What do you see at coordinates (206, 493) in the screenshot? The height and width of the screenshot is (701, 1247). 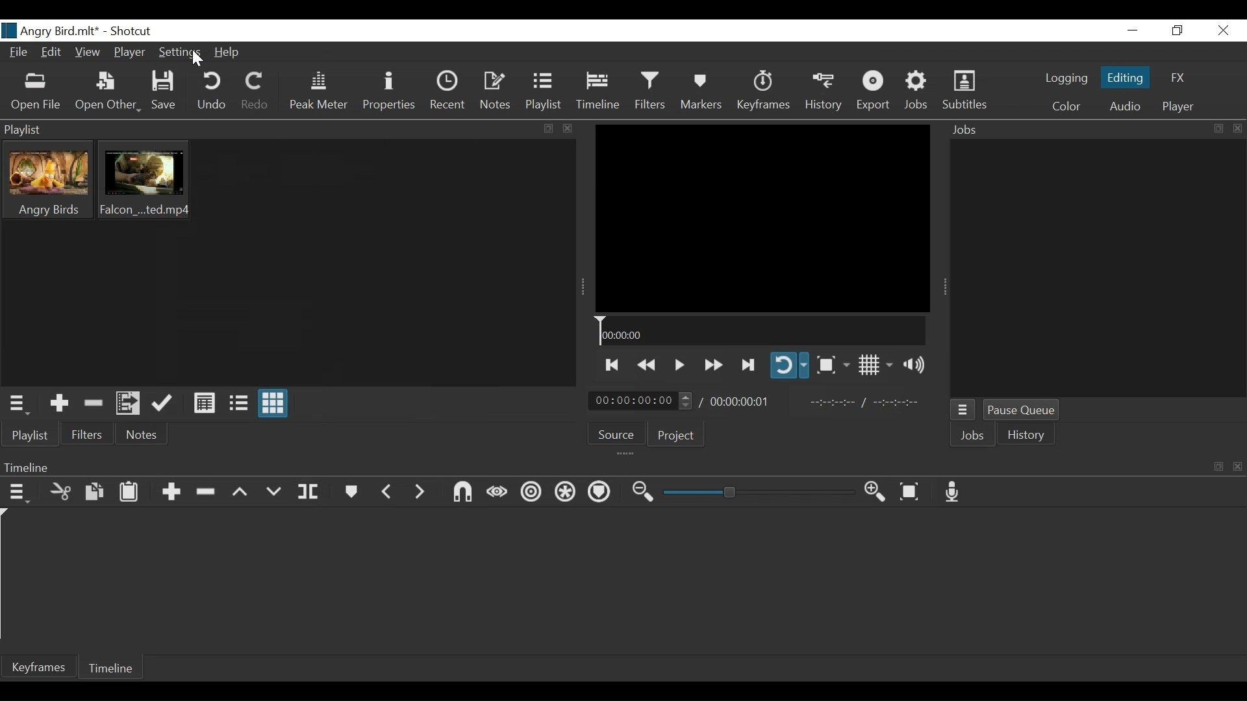 I see `Ripple Delete` at bounding box center [206, 493].